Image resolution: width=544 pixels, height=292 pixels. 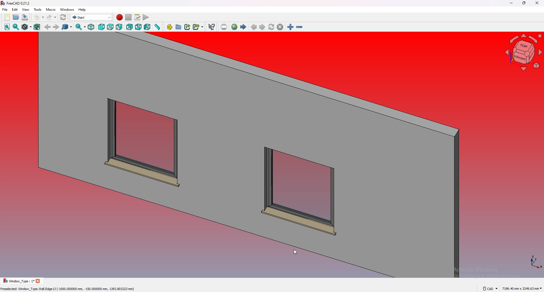 What do you see at coordinates (82, 10) in the screenshot?
I see `help` at bounding box center [82, 10].